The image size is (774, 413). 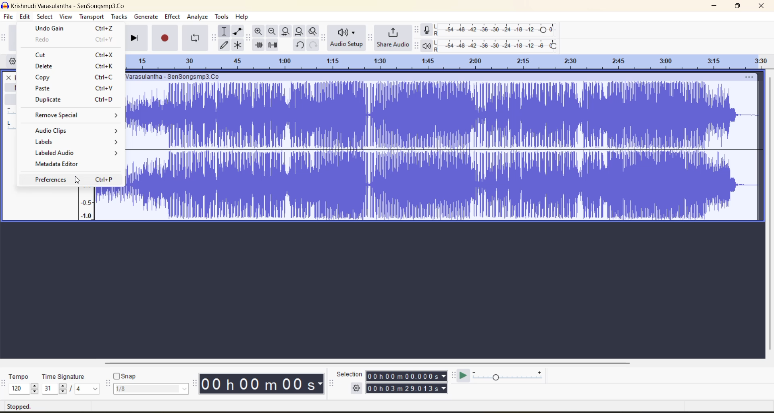 I want to click on multi tool, so click(x=239, y=45).